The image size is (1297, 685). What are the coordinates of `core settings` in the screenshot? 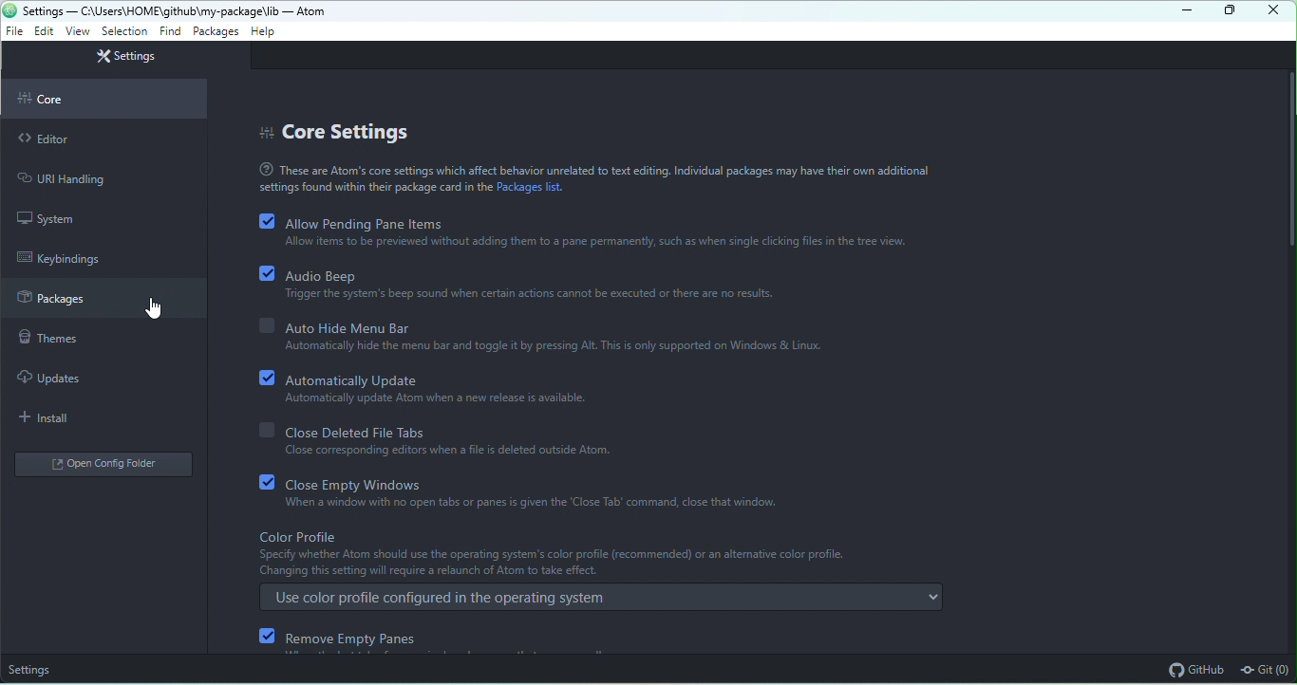 It's located at (340, 131).